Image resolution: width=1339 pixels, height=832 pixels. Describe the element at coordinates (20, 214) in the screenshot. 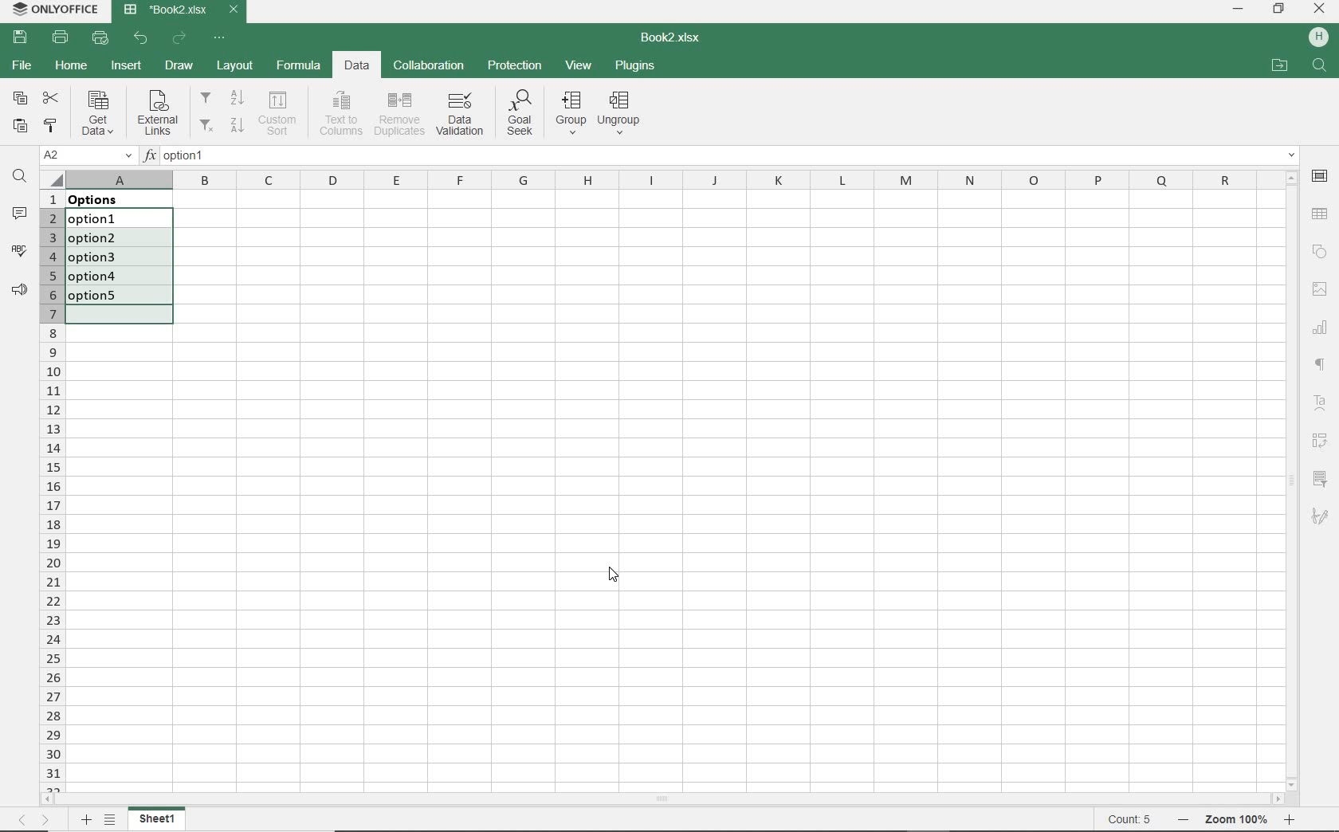

I see `COMMENTS` at that location.